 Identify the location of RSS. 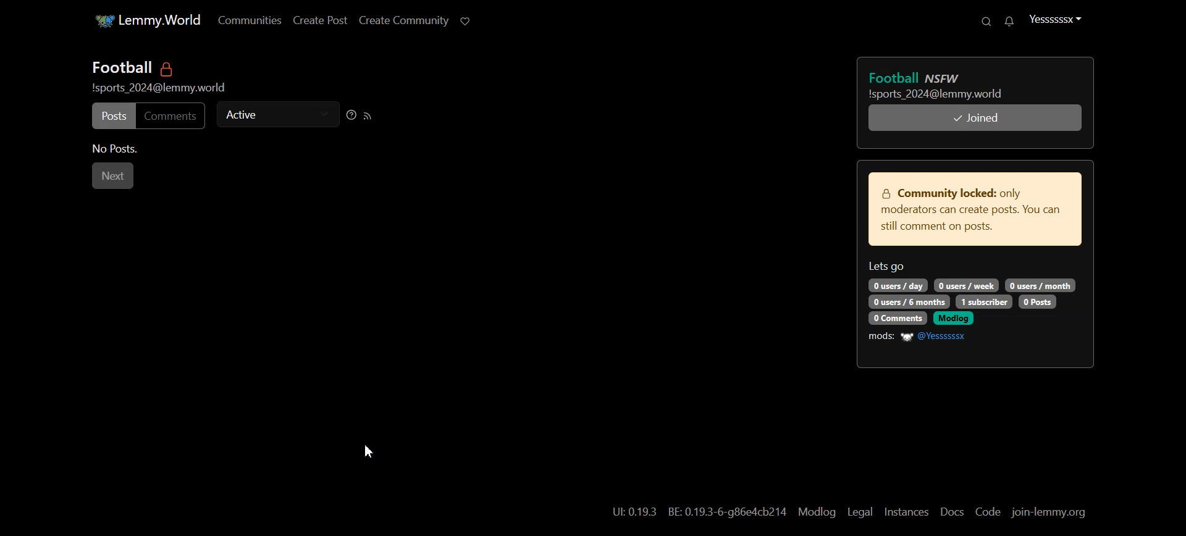
(367, 114).